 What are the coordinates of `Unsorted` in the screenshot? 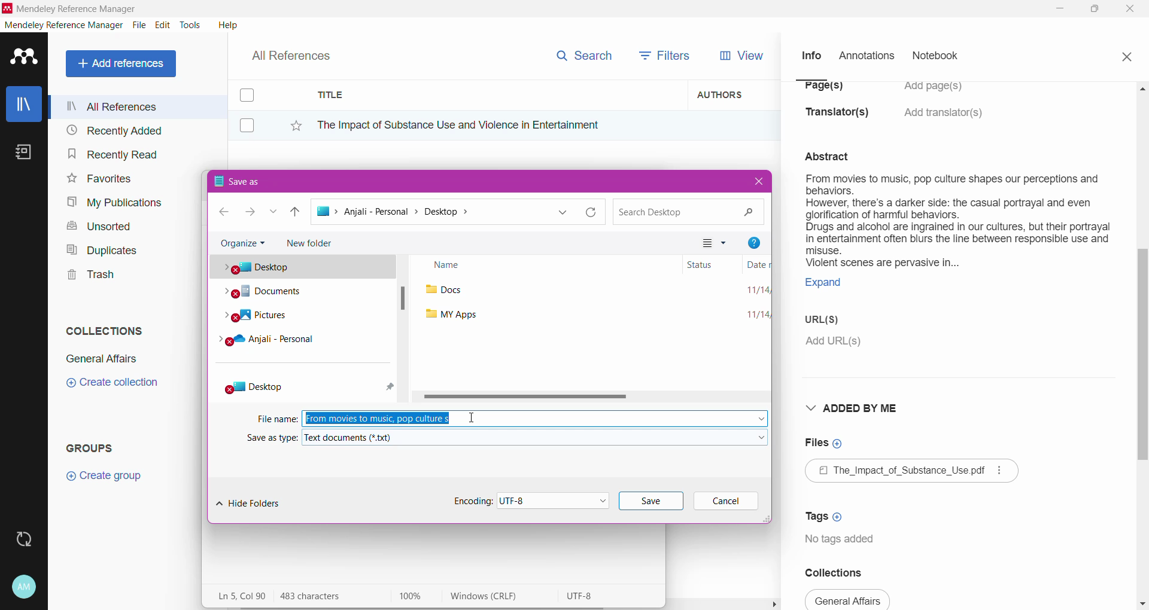 It's located at (97, 225).